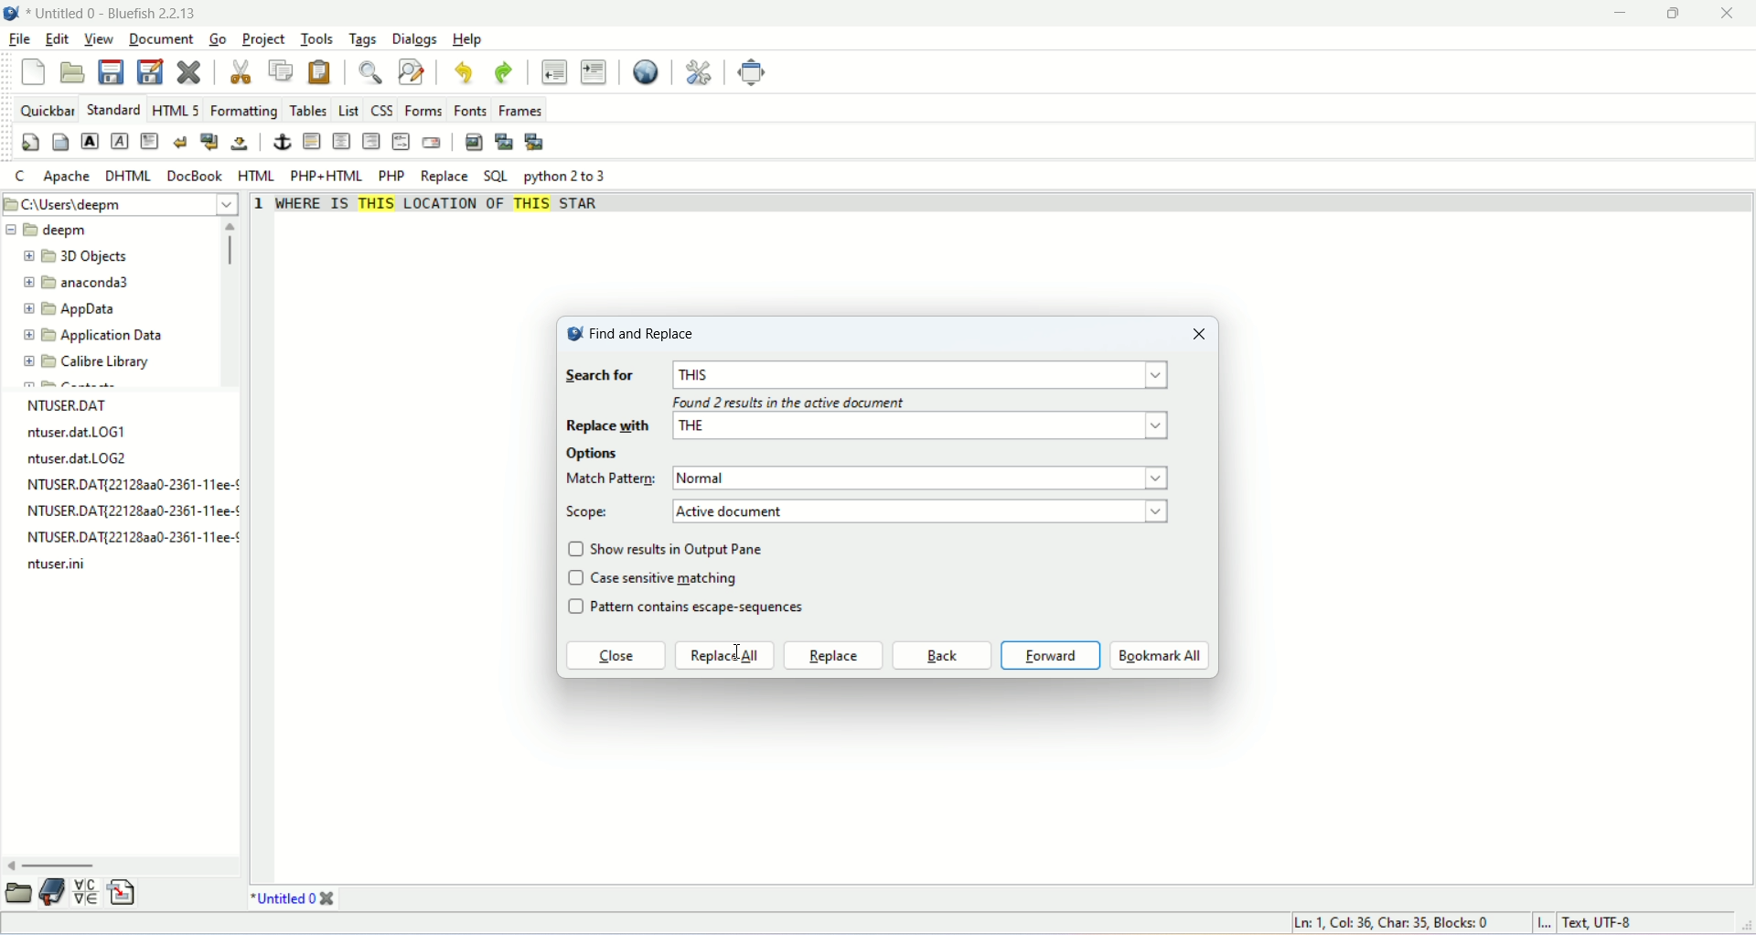 Image resolution: width=1756 pixels, height=935 pixels. I want to click on Ln 1, Col 35, Char 35, Blocks 0, so click(1401, 923).